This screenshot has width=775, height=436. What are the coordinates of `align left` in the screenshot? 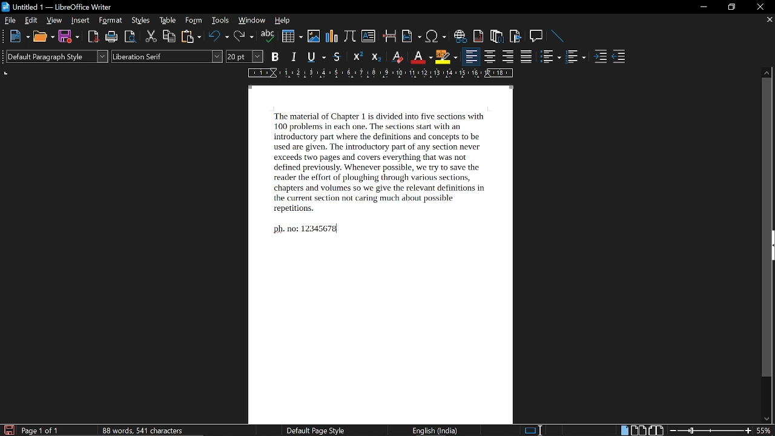 It's located at (470, 58).